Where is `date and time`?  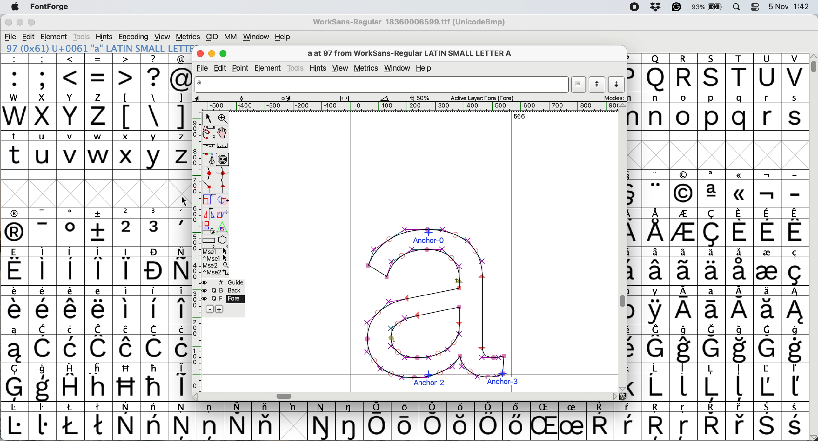 date and time is located at coordinates (789, 6).